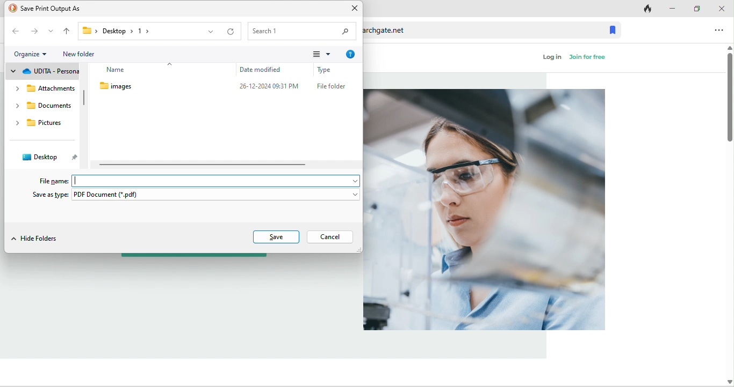  I want to click on images, so click(133, 86).